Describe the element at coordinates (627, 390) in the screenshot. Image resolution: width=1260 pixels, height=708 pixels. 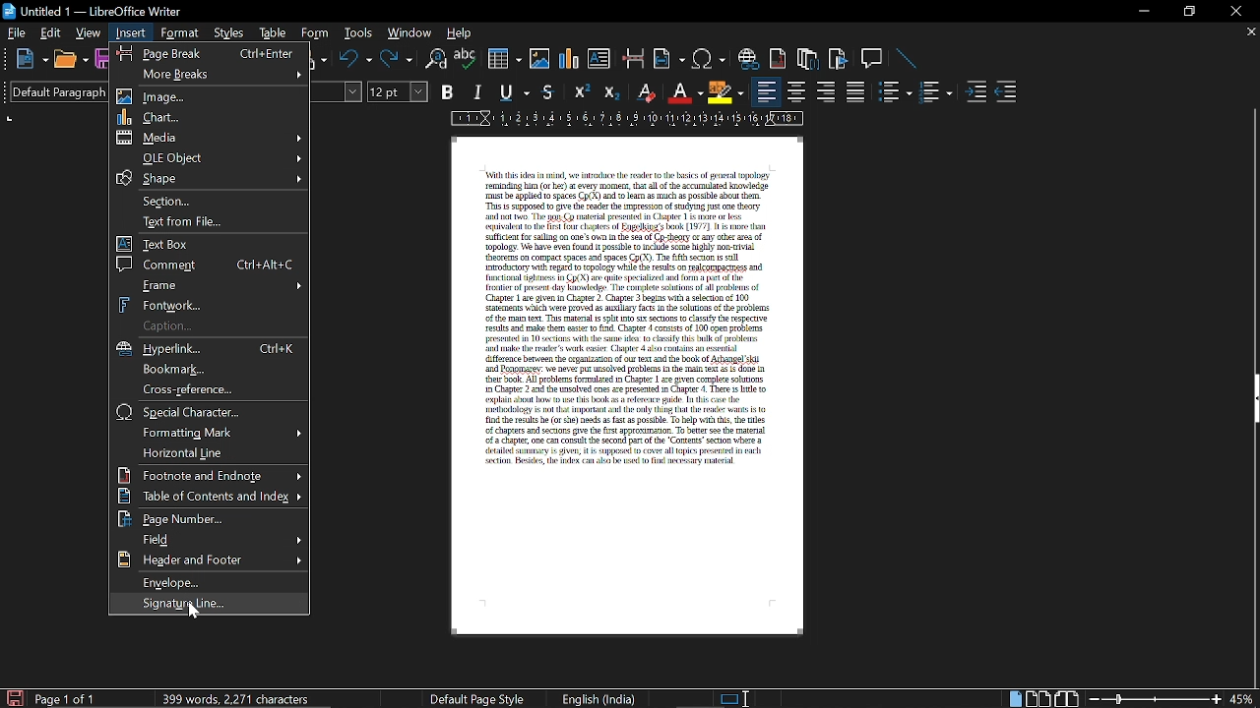
I see `Current page ` at that location.